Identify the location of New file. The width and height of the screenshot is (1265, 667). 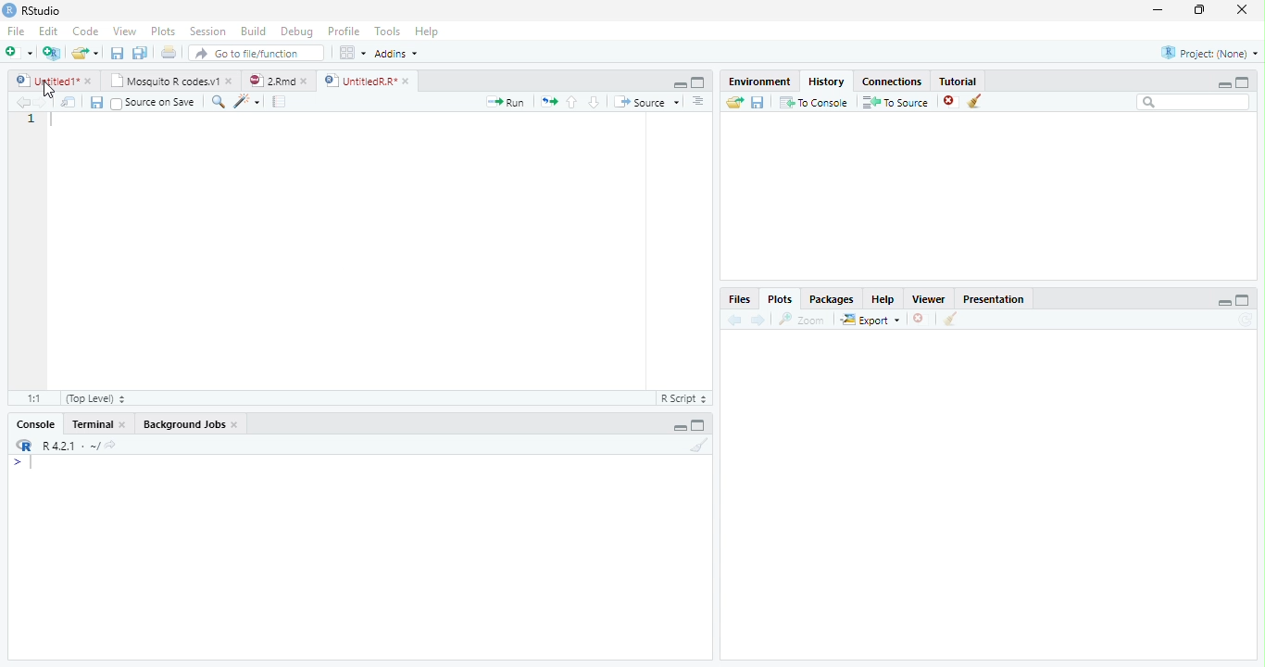
(19, 53).